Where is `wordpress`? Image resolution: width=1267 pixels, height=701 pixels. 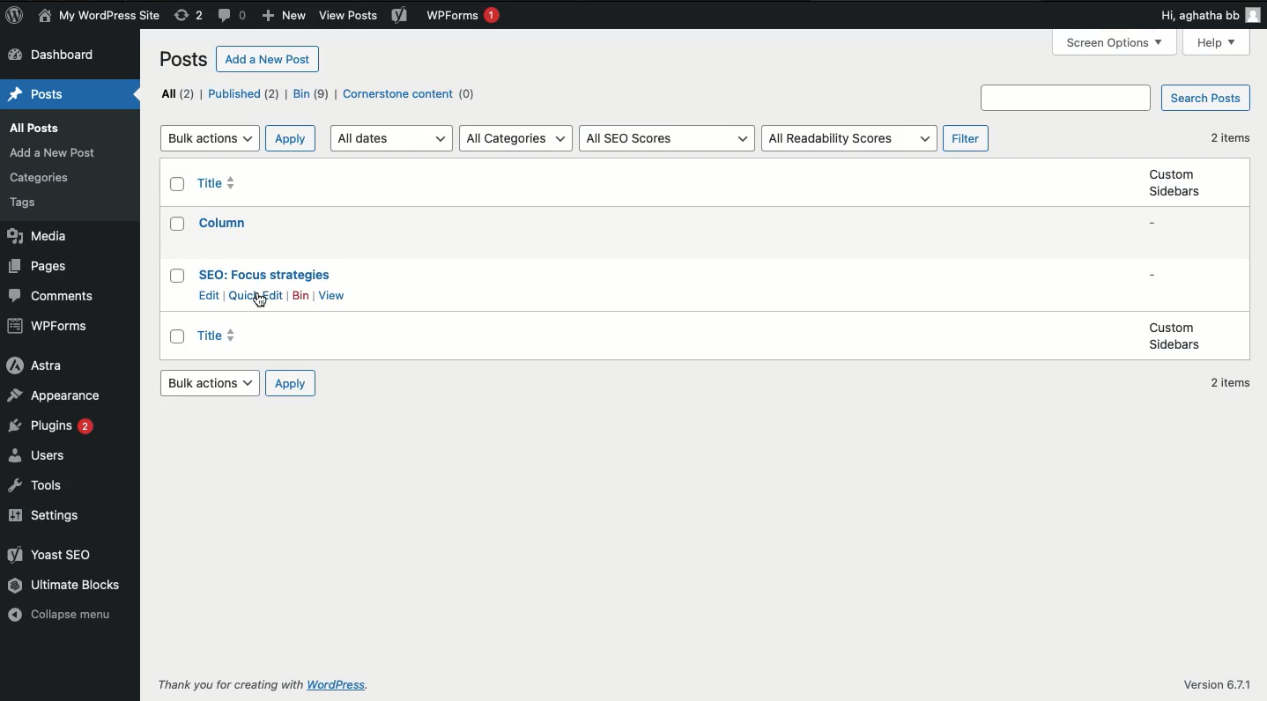
wordpress is located at coordinates (340, 685).